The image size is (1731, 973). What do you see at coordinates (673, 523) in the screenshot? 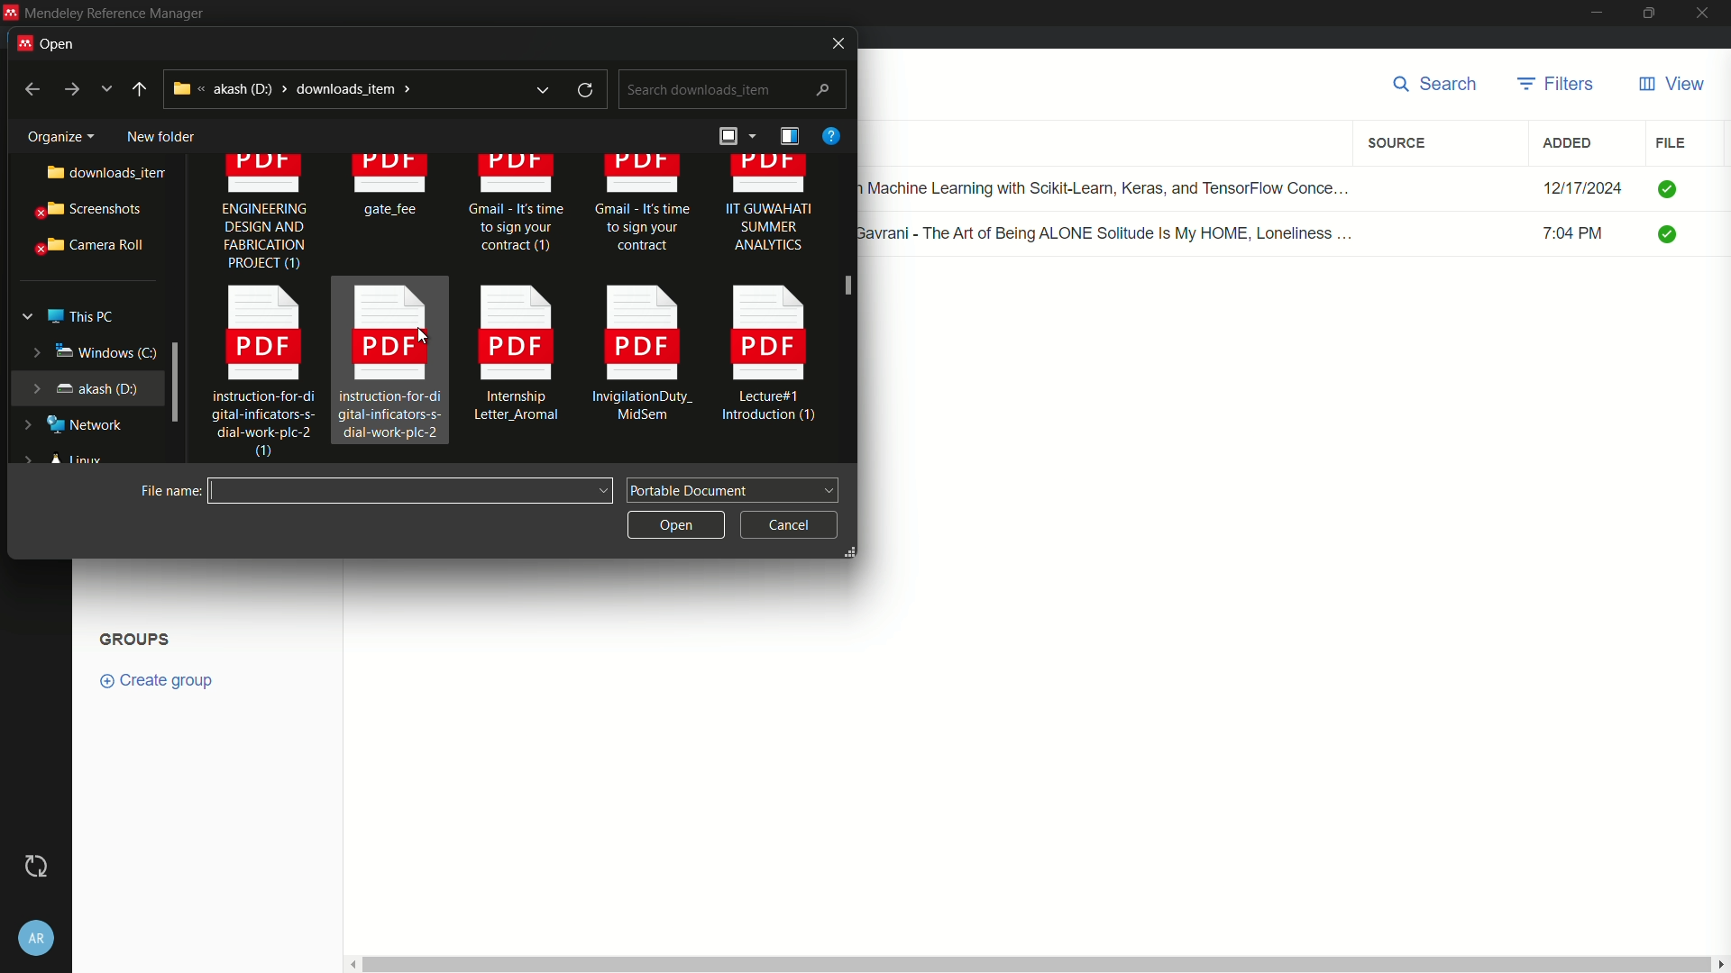
I see `open` at bounding box center [673, 523].